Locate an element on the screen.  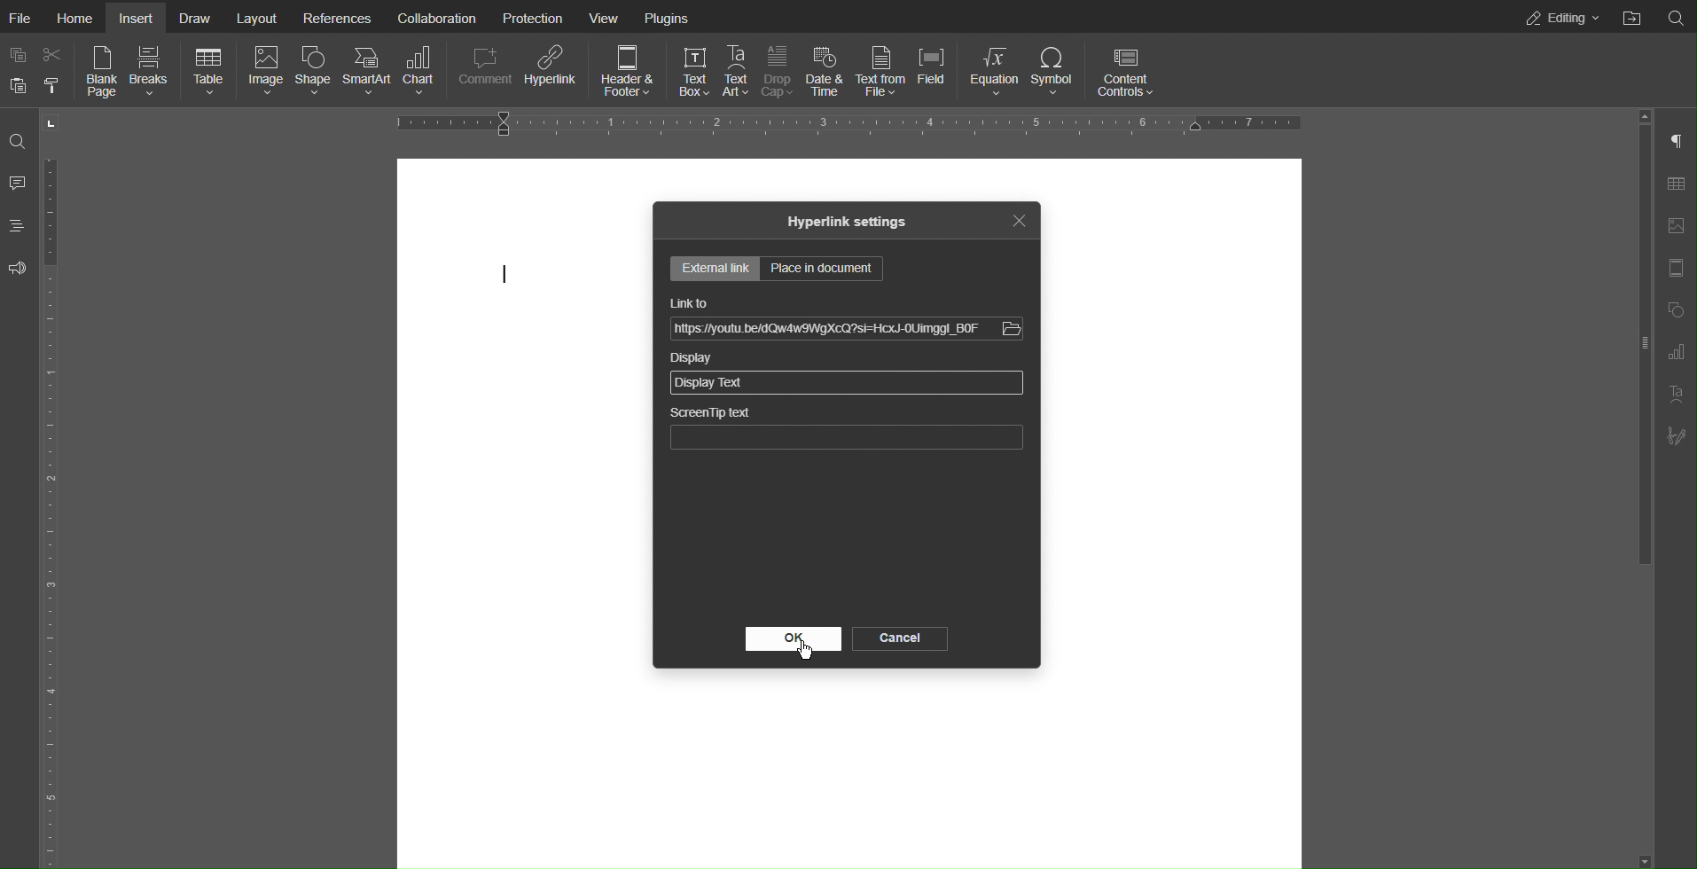
Vertical Ruler is located at coordinates (57, 510).